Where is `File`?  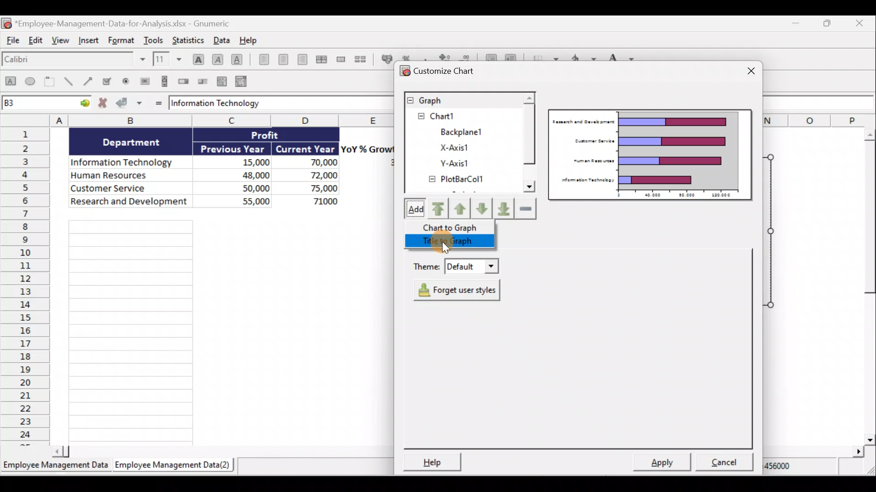 File is located at coordinates (13, 42).